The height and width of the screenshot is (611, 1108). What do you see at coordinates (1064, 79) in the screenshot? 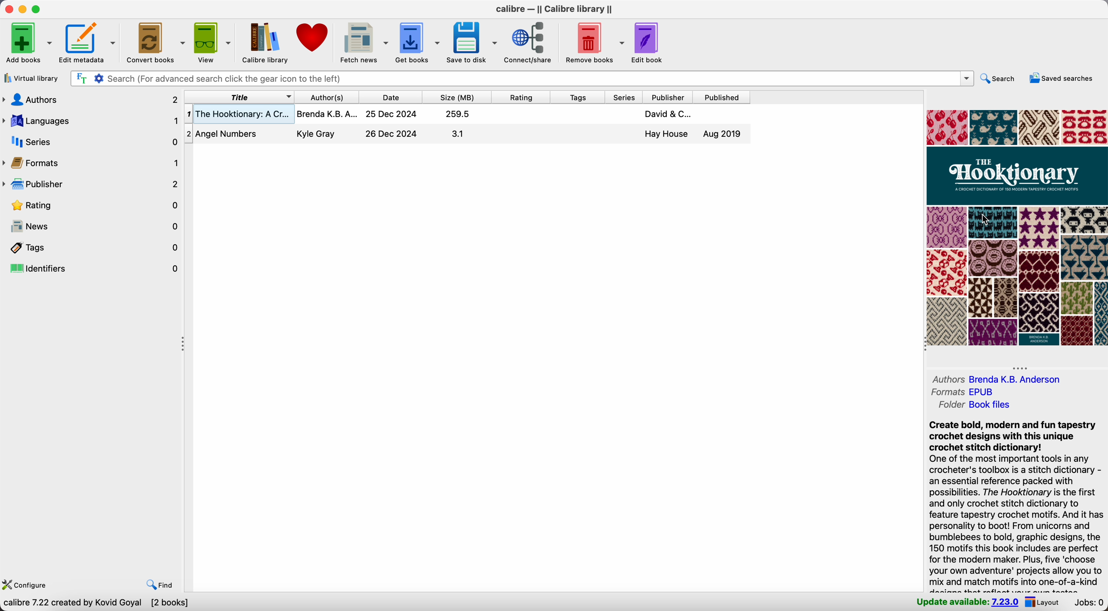
I see `saved searches` at bounding box center [1064, 79].